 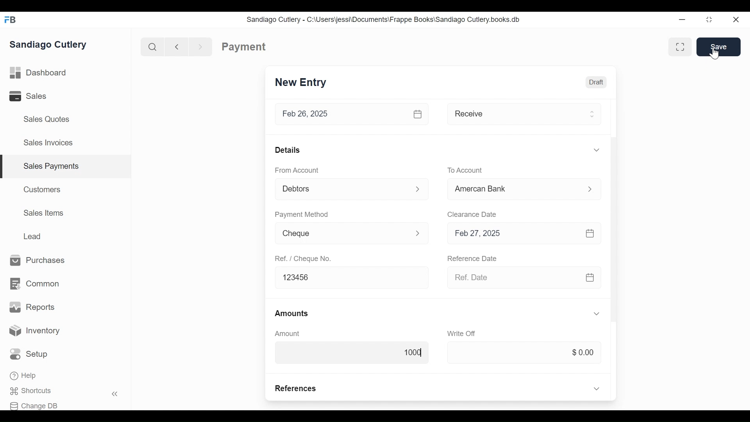 What do you see at coordinates (353, 277) in the screenshot?
I see `123456` at bounding box center [353, 277].